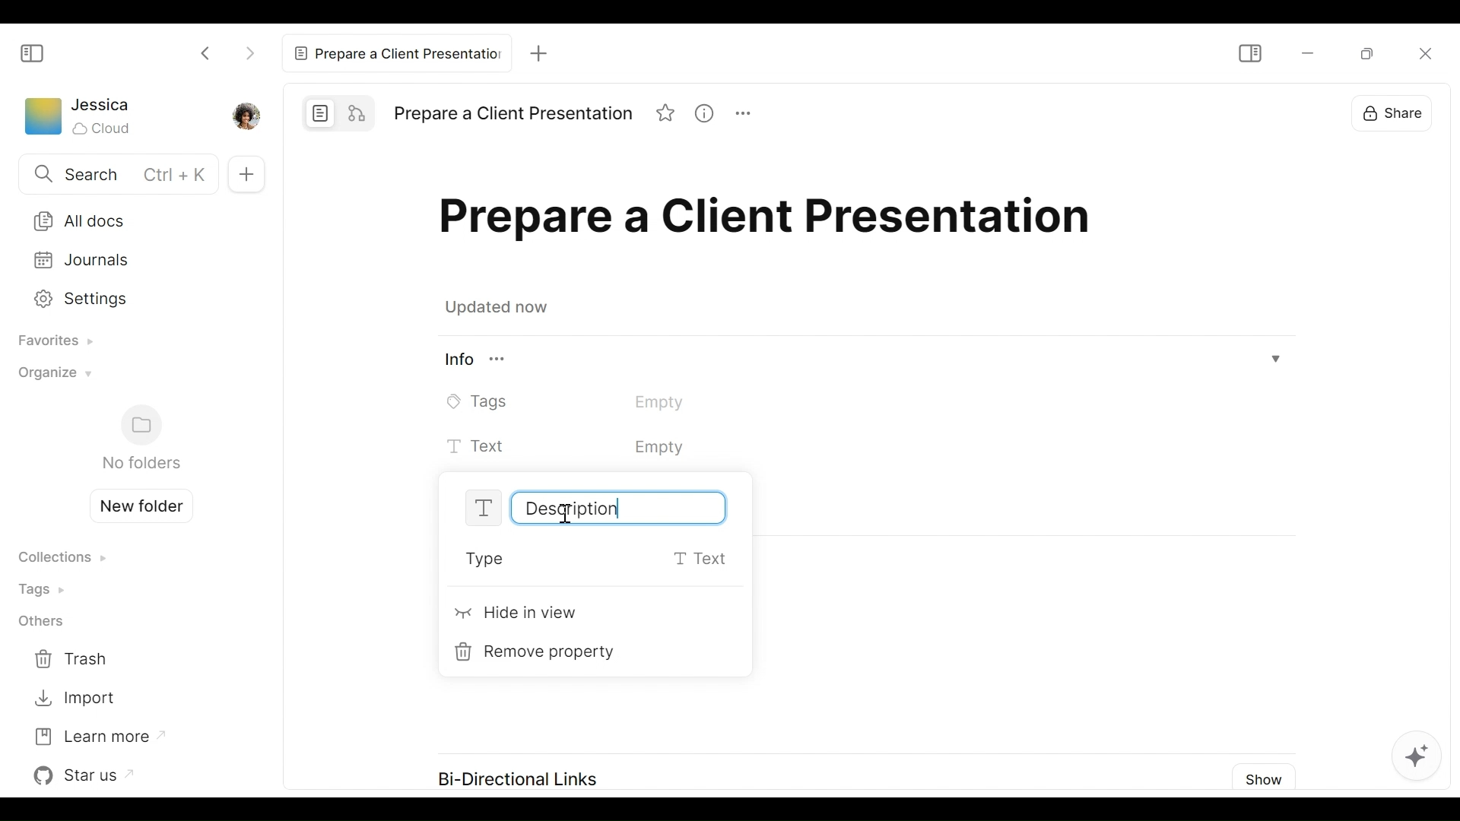  I want to click on Minimize, so click(1372, 55).